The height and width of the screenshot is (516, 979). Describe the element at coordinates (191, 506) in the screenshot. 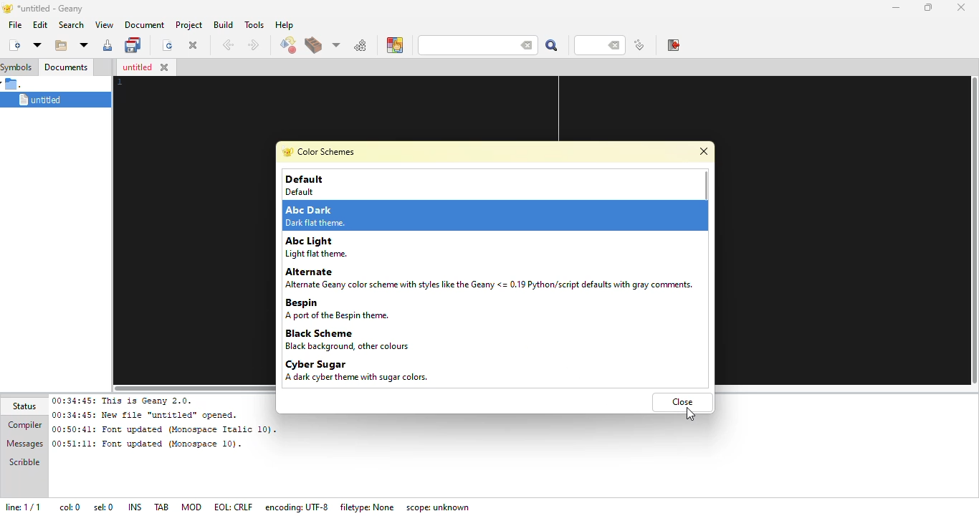

I see `mod` at that location.